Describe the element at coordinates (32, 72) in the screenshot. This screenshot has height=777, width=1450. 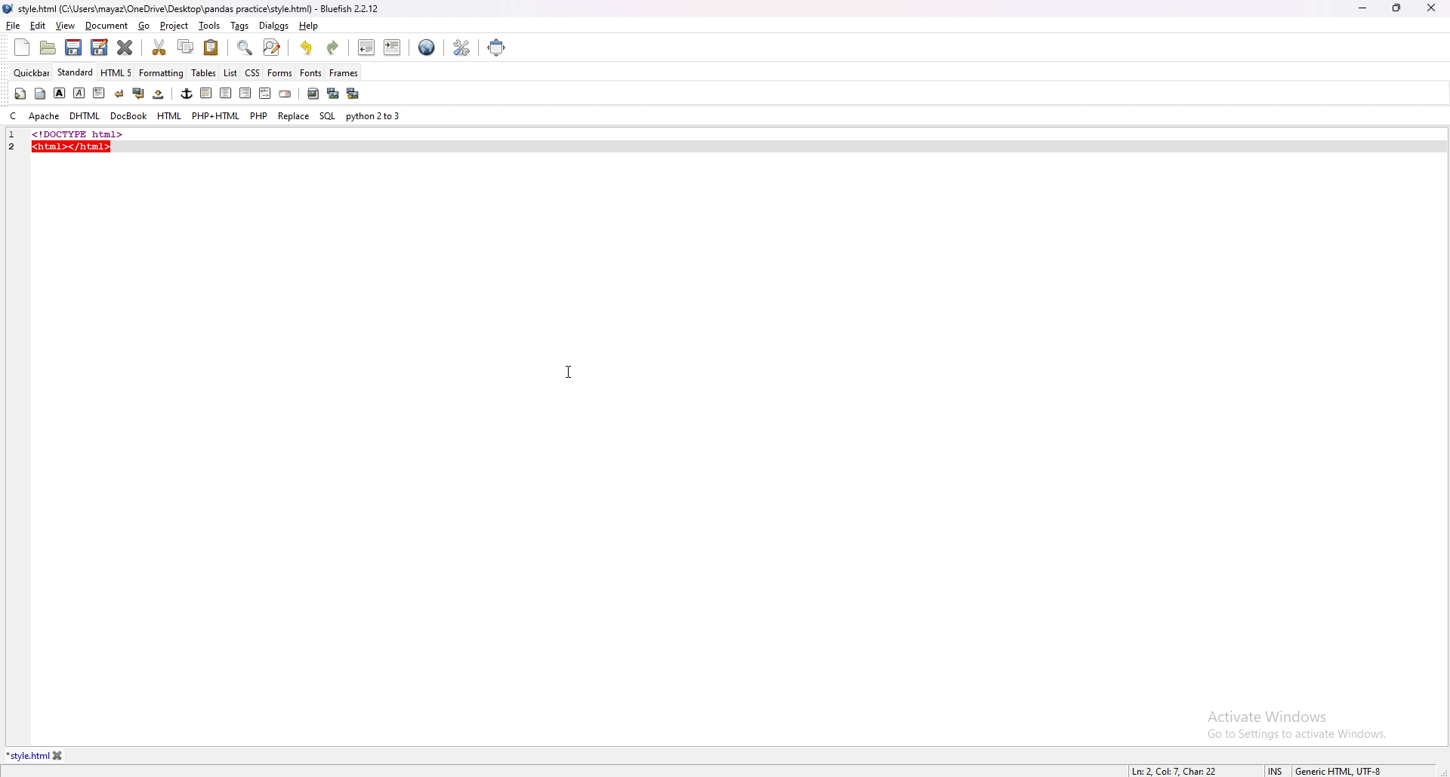
I see `quickbar` at that location.